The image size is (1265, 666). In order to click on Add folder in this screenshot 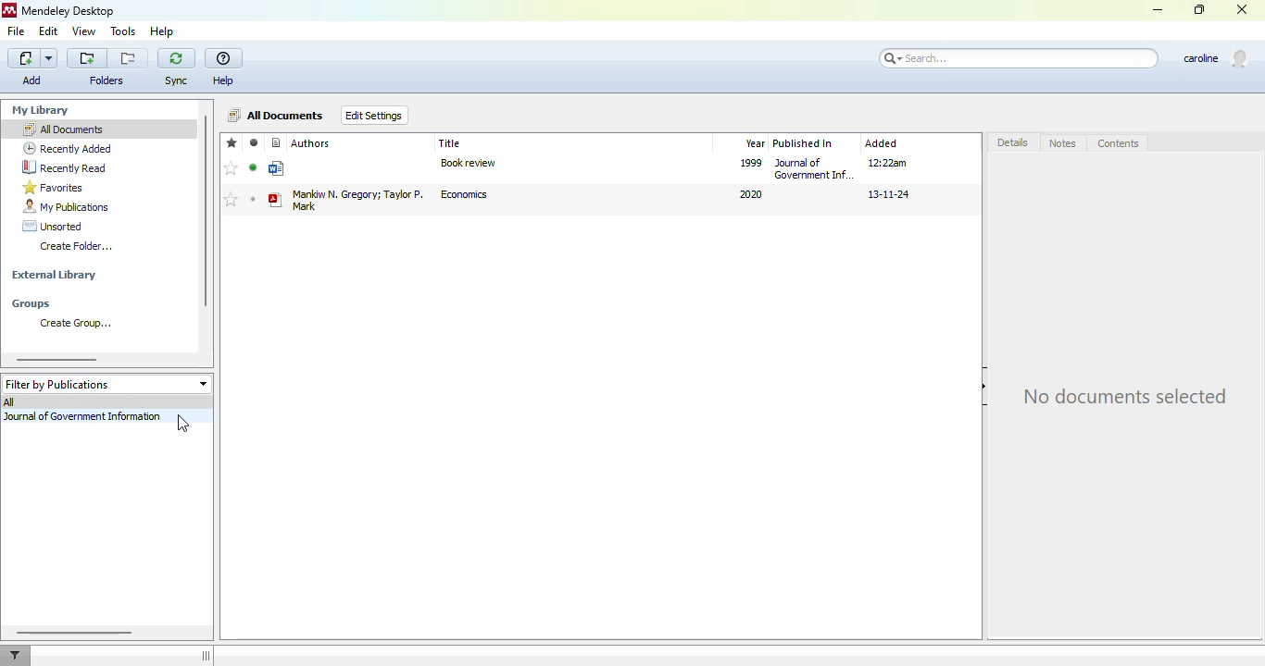, I will do `click(87, 58)`.